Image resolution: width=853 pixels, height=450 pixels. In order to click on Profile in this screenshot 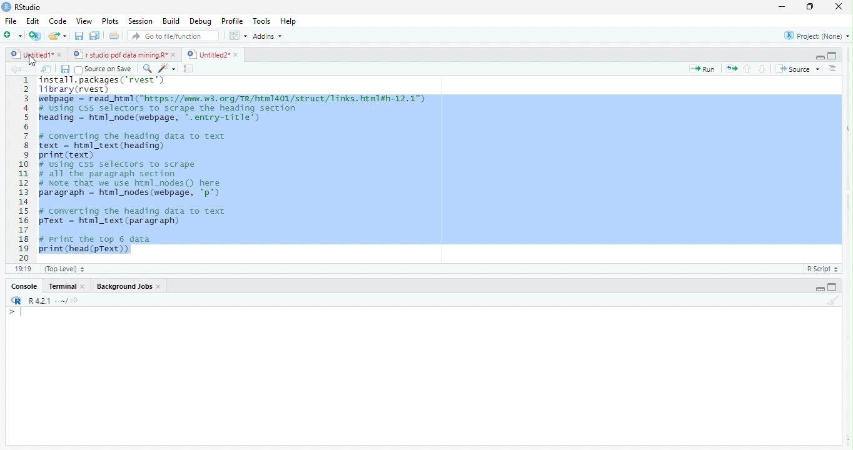, I will do `click(235, 22)`.